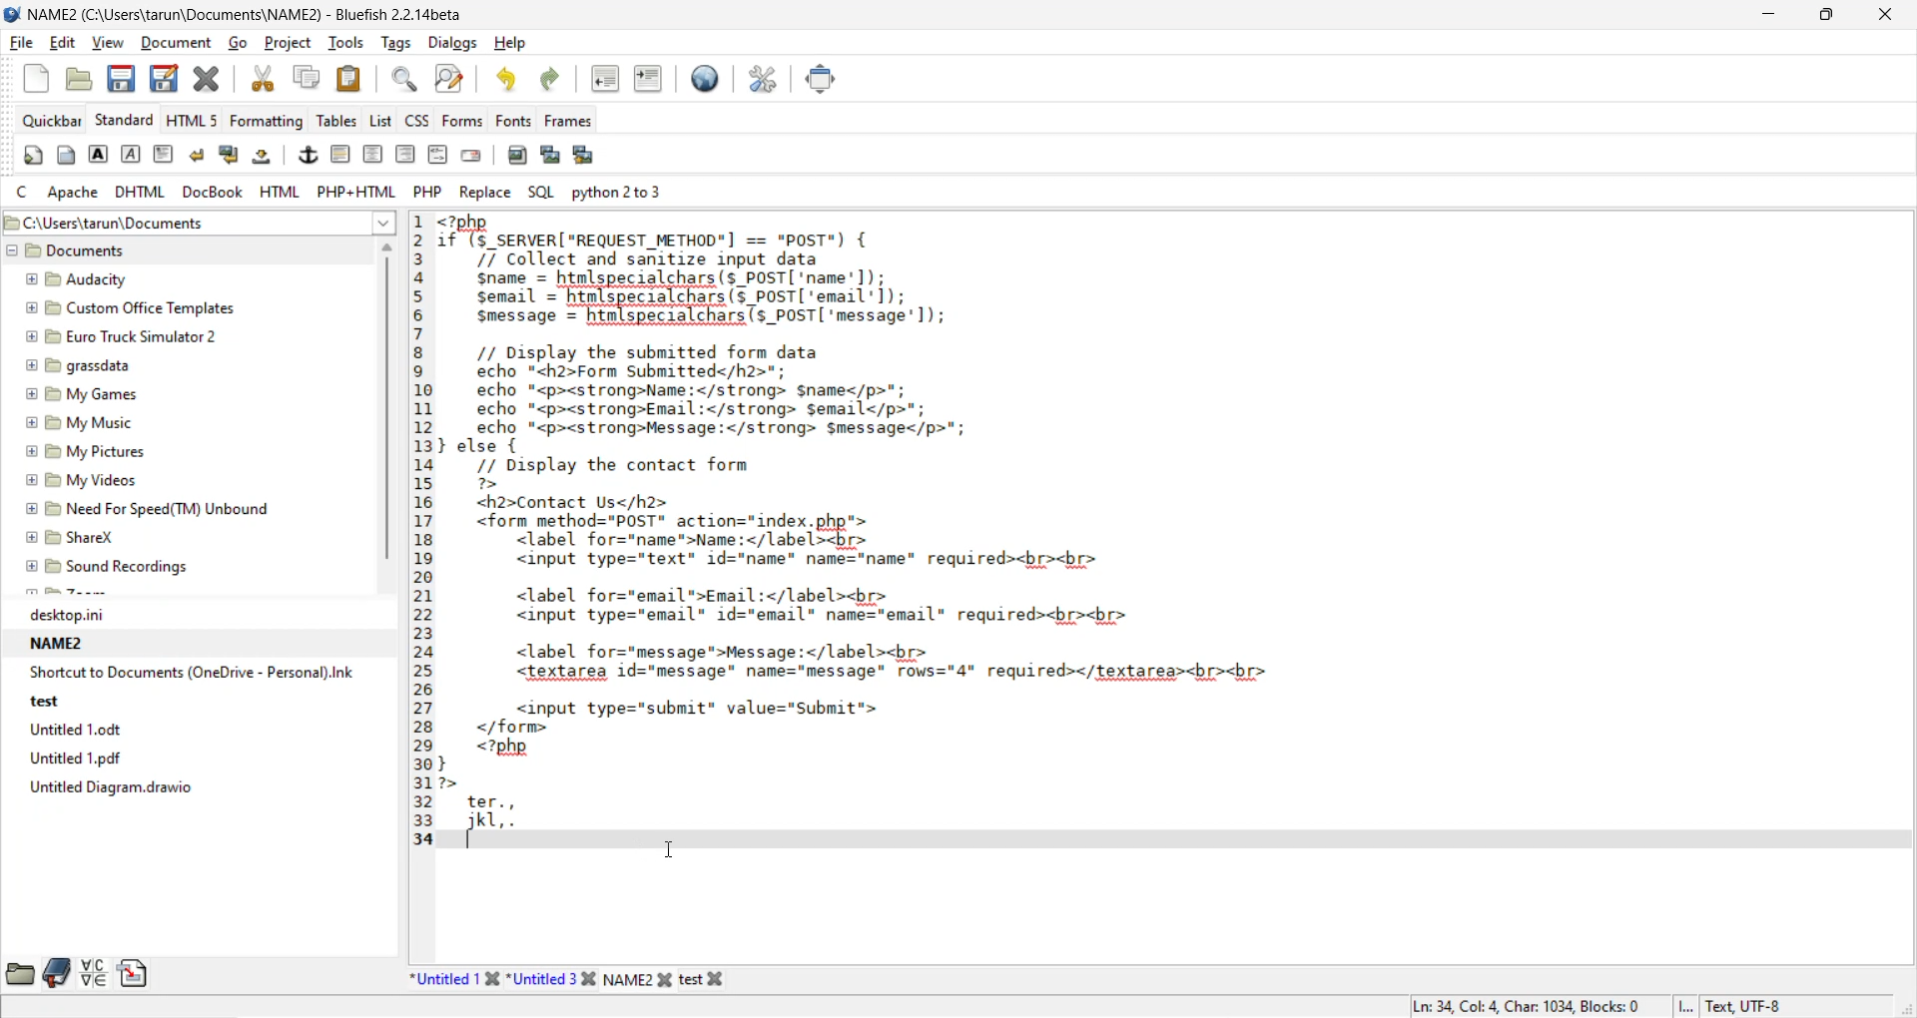  What do you see at coordinates (666, 852) in the screenshot?
I see `cursor` at bounding box center [666, 852].